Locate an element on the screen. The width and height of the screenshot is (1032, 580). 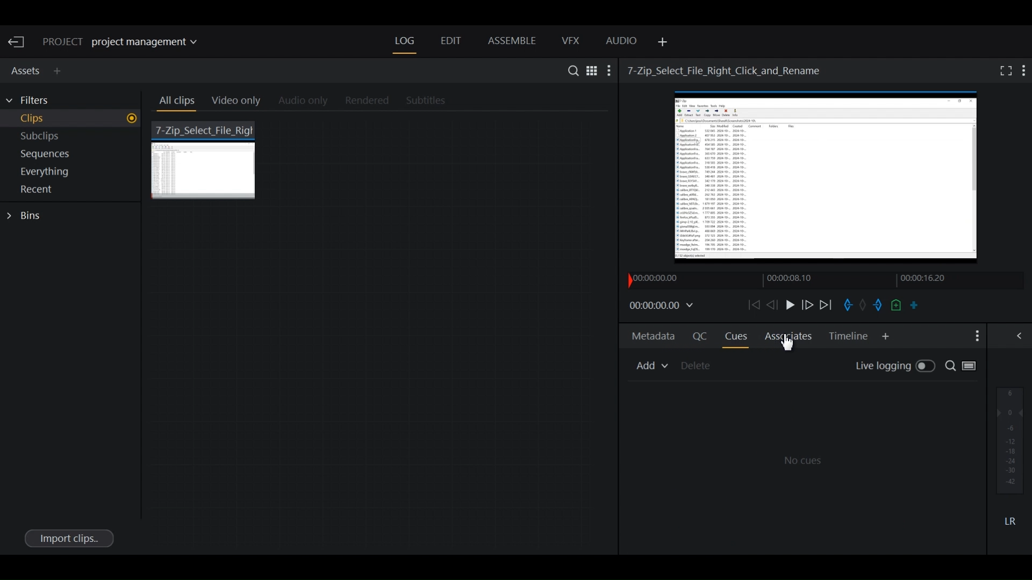
Show Recent in current project is located at coordinates (72, 190).